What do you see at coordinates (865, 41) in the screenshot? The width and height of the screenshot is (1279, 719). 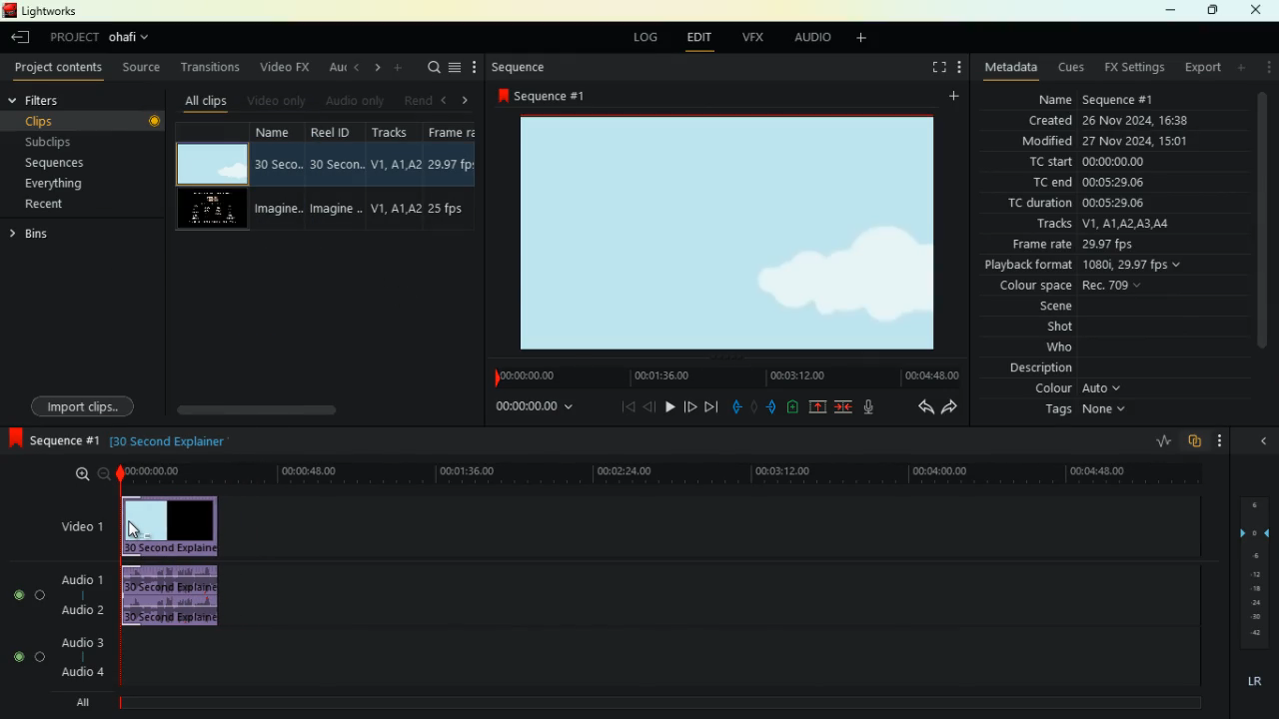 I see `add` at bounding box center [865, 41].